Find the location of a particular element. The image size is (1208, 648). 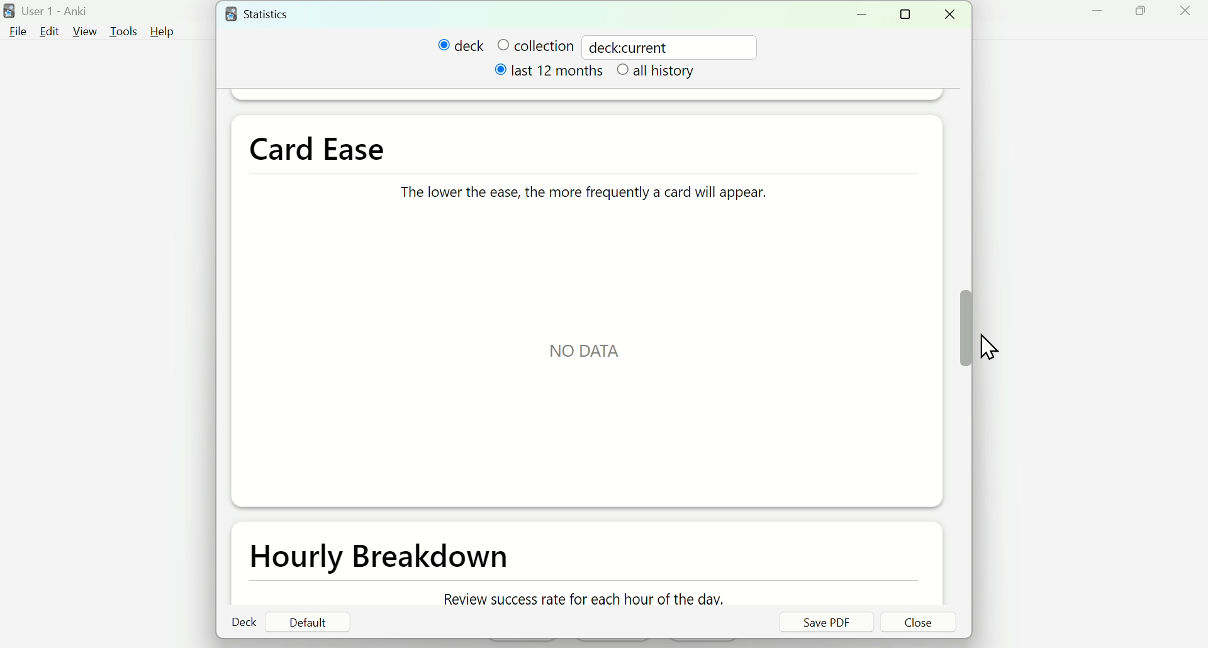

View is located at coordinates (86, 30).